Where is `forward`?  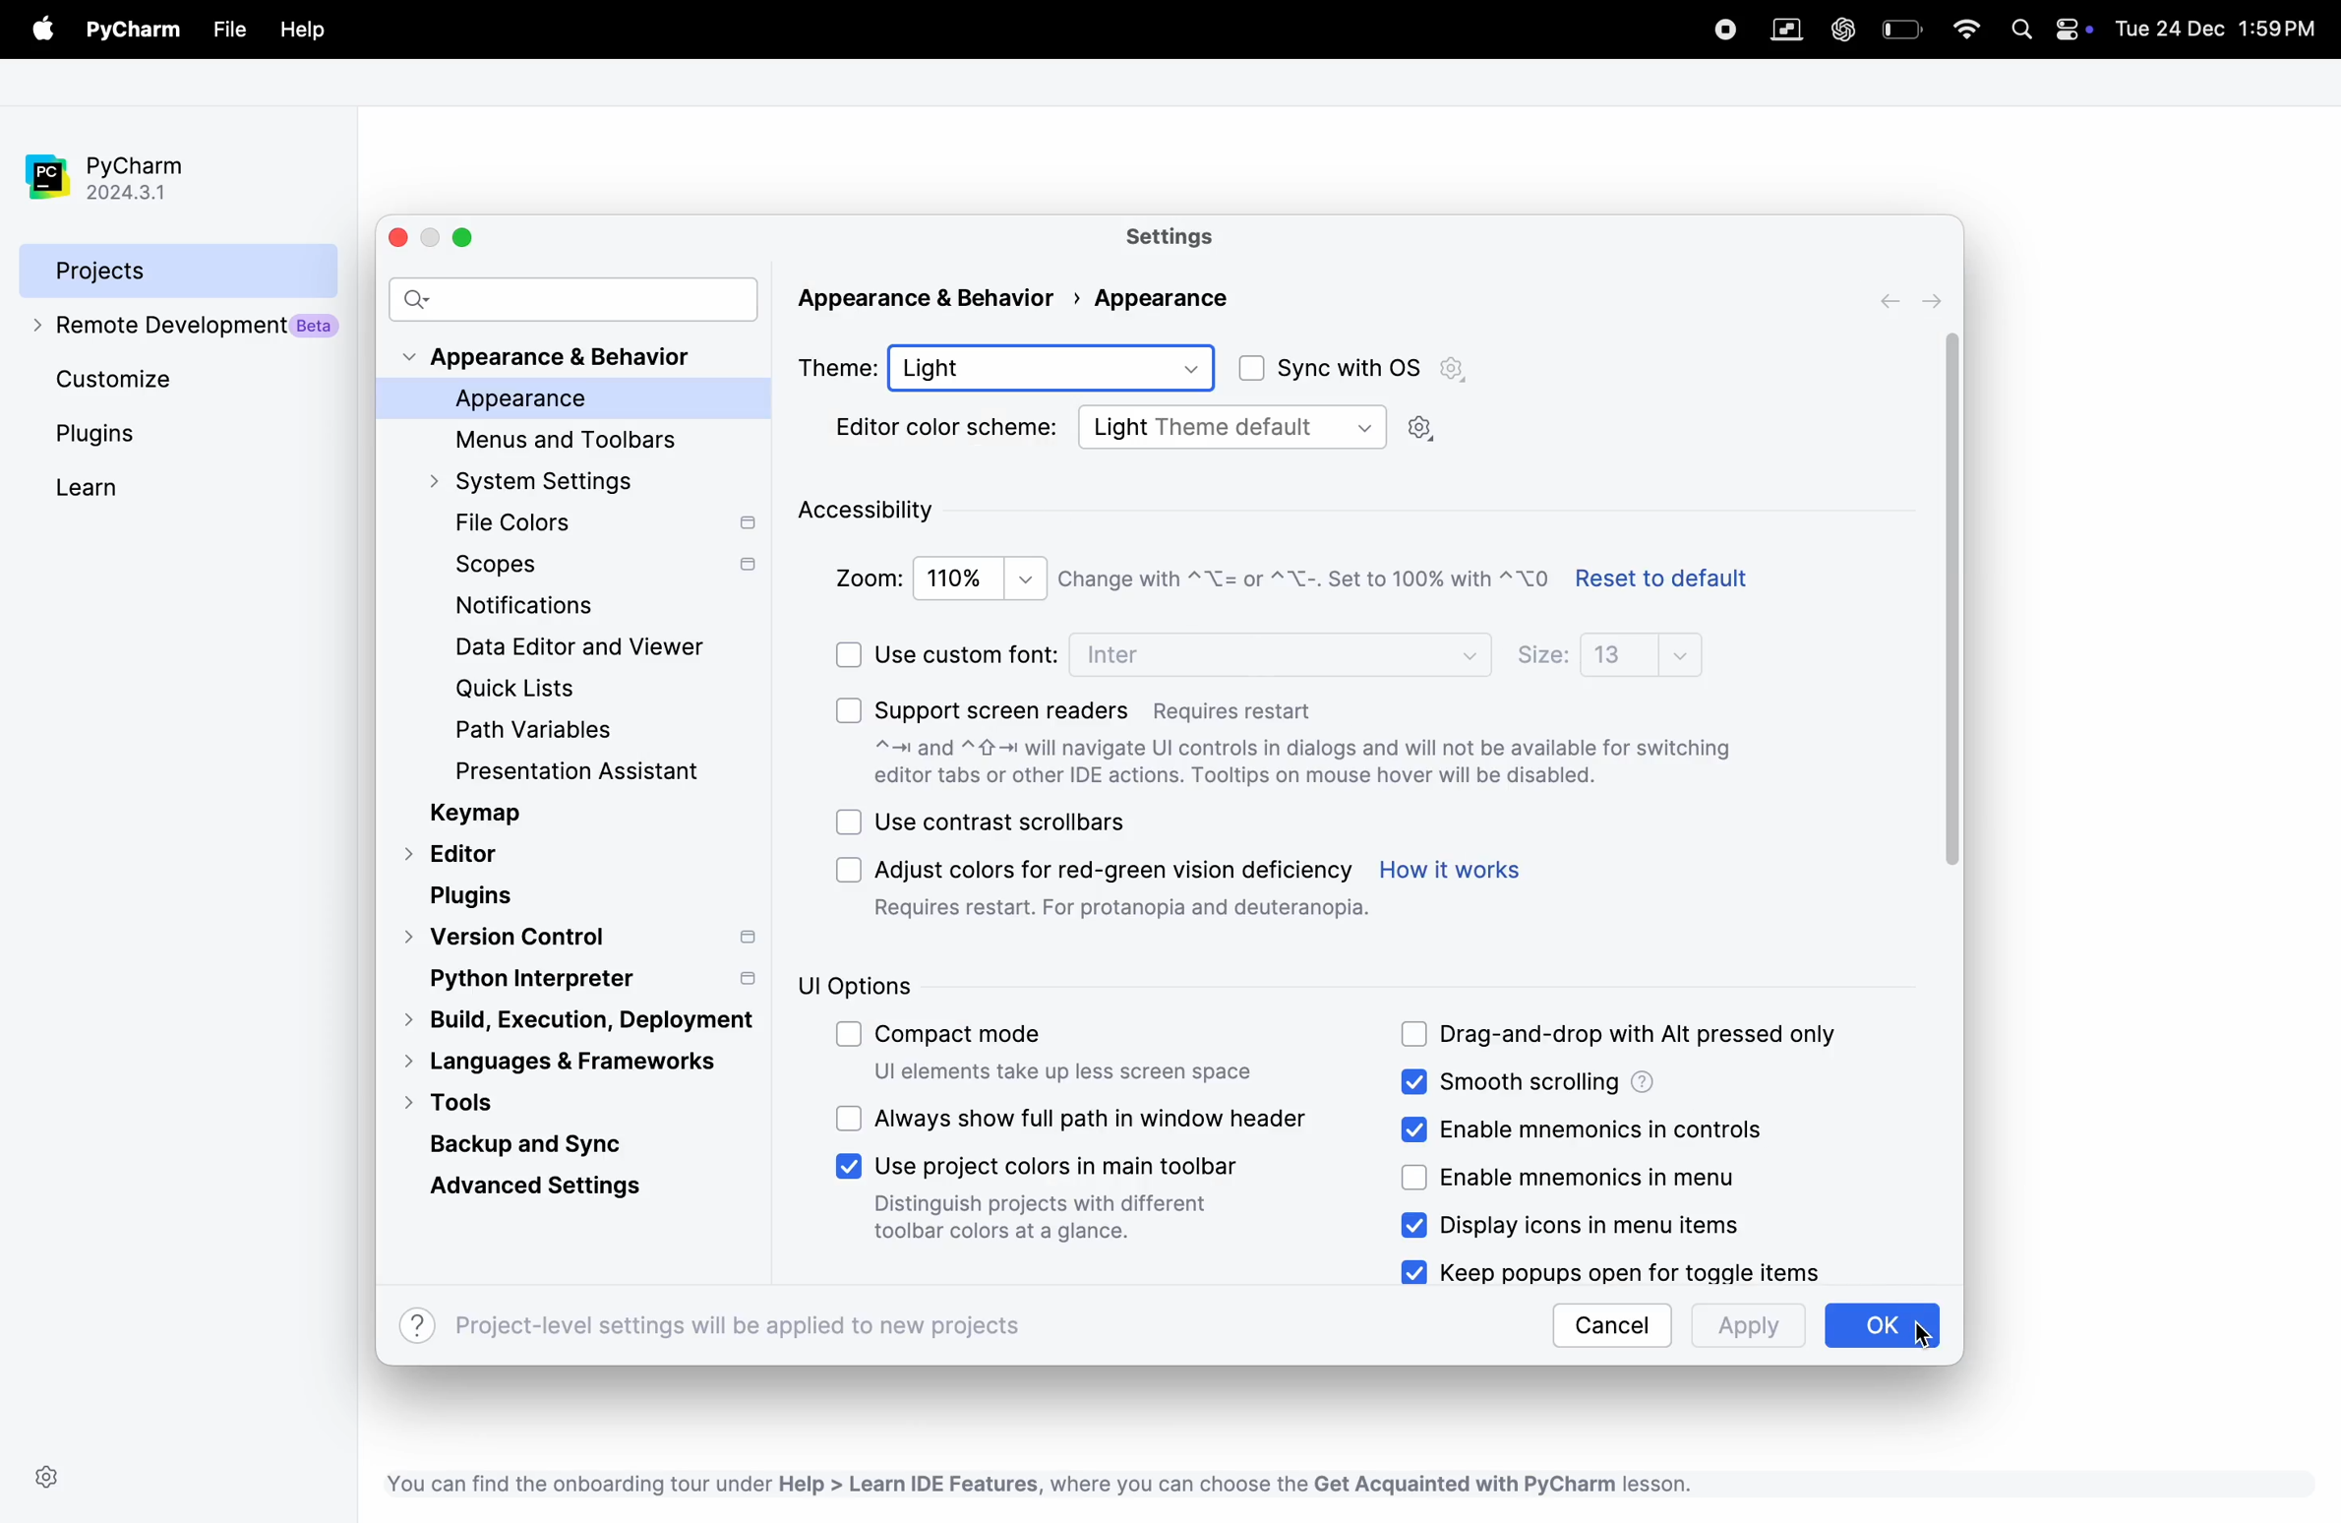
forward is located at coordinates (1885, 300).